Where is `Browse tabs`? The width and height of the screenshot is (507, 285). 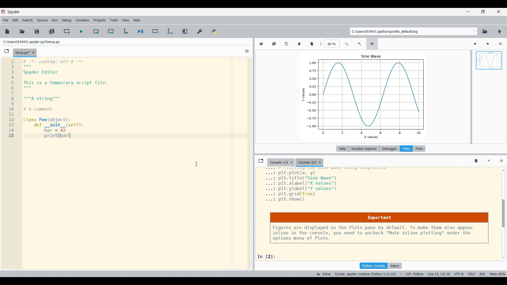
Browse tabs is located at coordinates (261, 161).